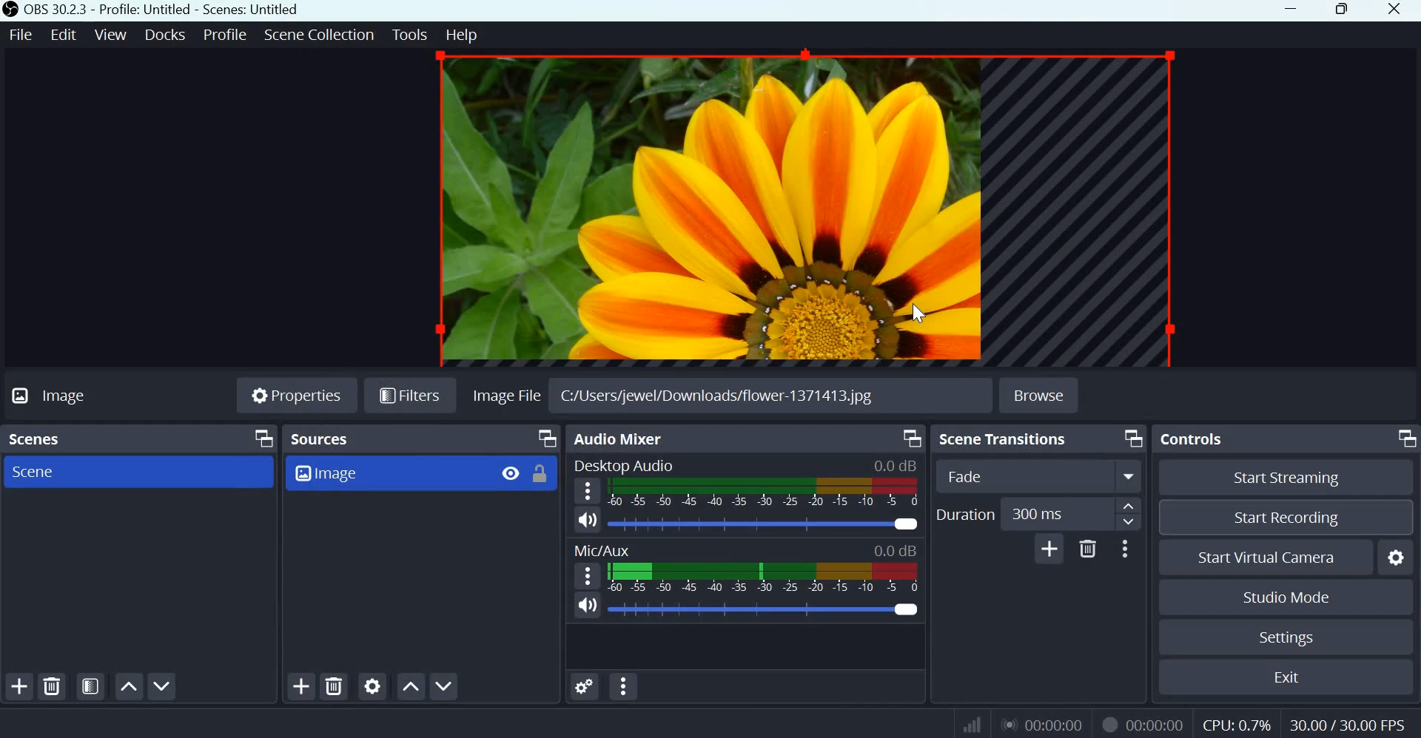 The width and height of the screenshot is (1421, 738). I want to click on view, so click(111, 33).